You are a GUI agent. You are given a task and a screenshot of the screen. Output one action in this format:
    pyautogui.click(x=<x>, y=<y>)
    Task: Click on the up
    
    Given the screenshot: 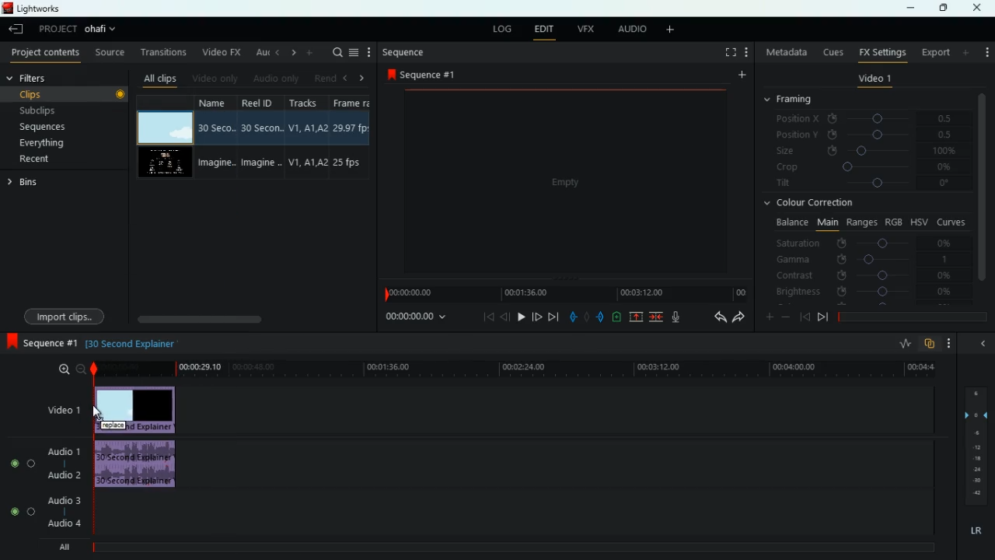 What is the action you would take?
    pyautogui.click(x=637, y=317)
    